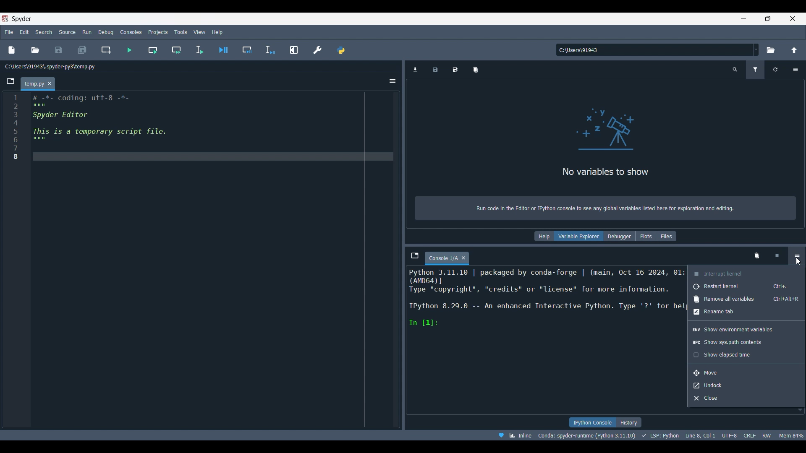 The width and height of the screenshot is (806, 453). Describe the element at coordinates (176, 49) in the screenshot. I see `Run current cell and go to next one` at that location.